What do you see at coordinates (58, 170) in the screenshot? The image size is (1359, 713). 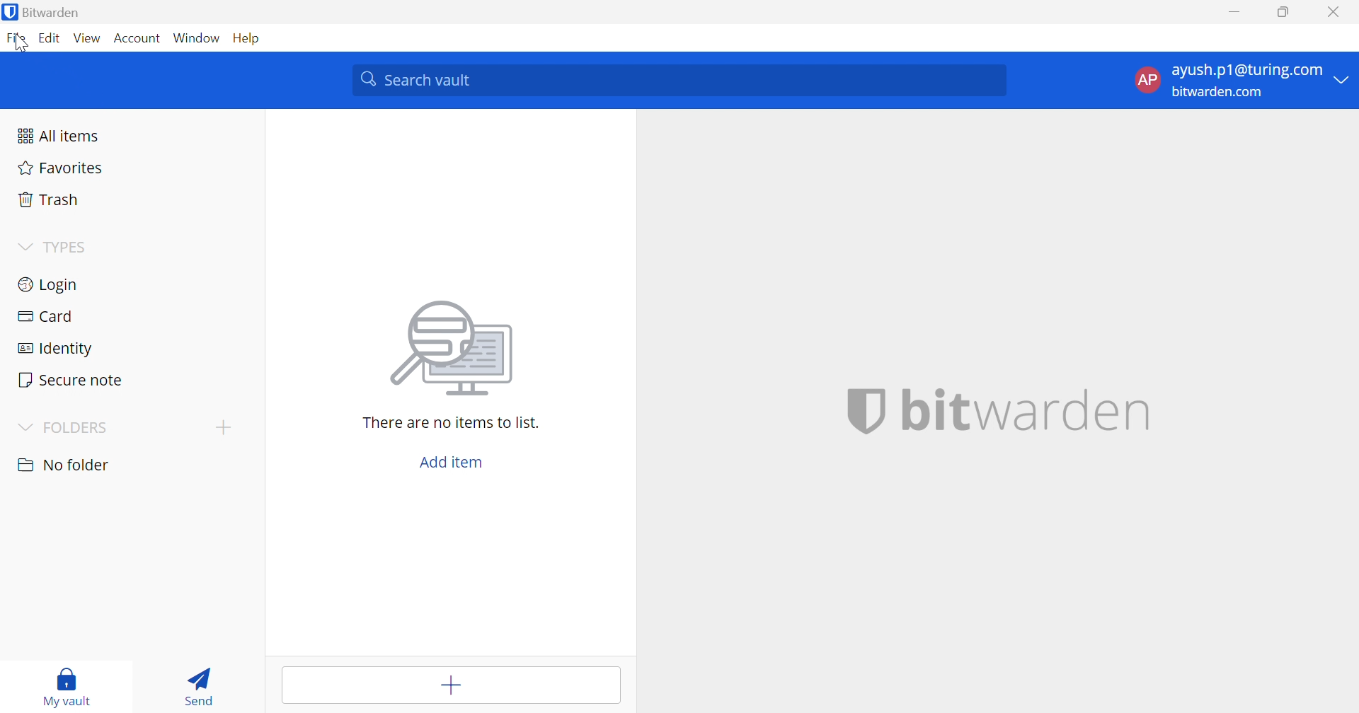 I see `Favorites` at bounding box center [58, 170].